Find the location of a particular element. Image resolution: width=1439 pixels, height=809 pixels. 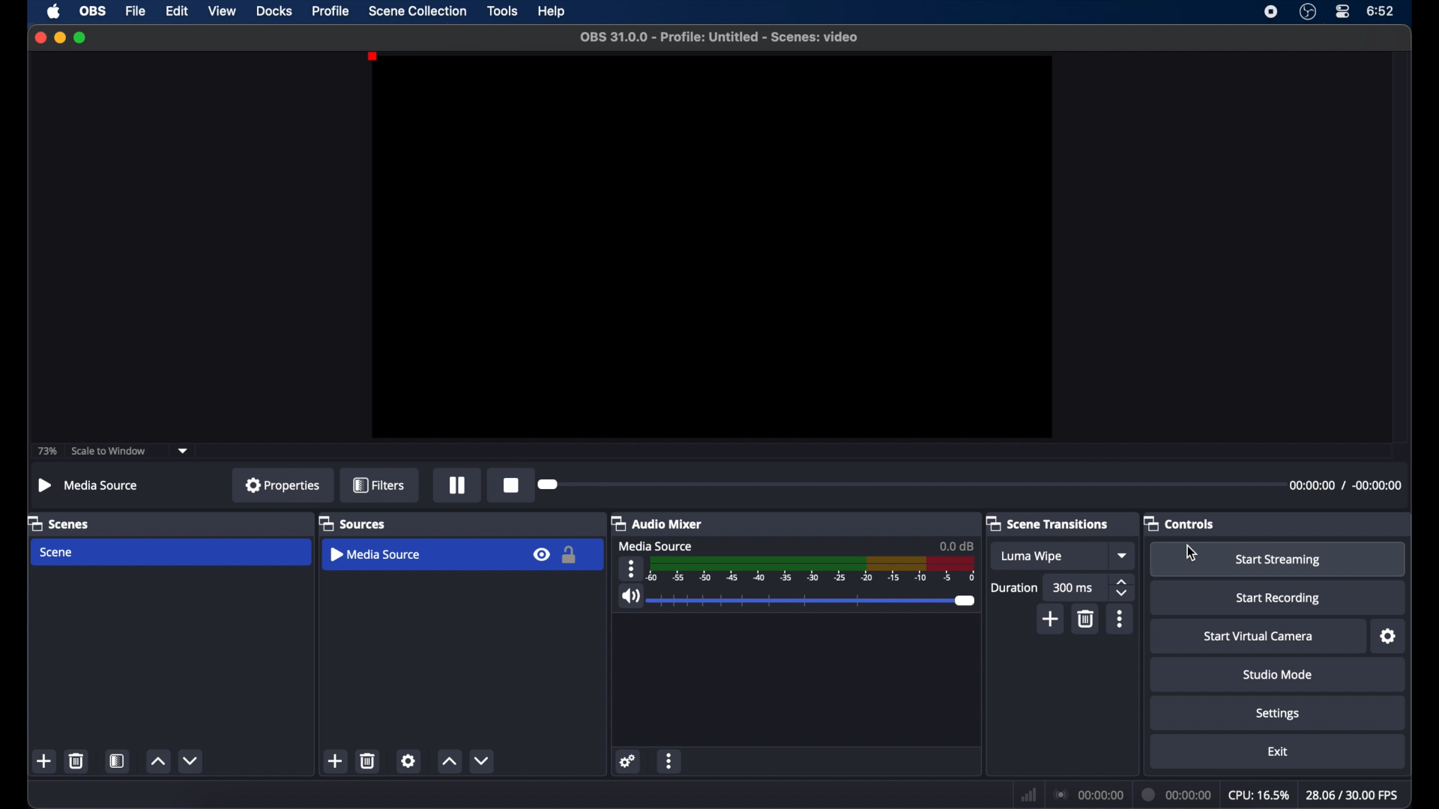

media source is located at coordinates (377, 555).